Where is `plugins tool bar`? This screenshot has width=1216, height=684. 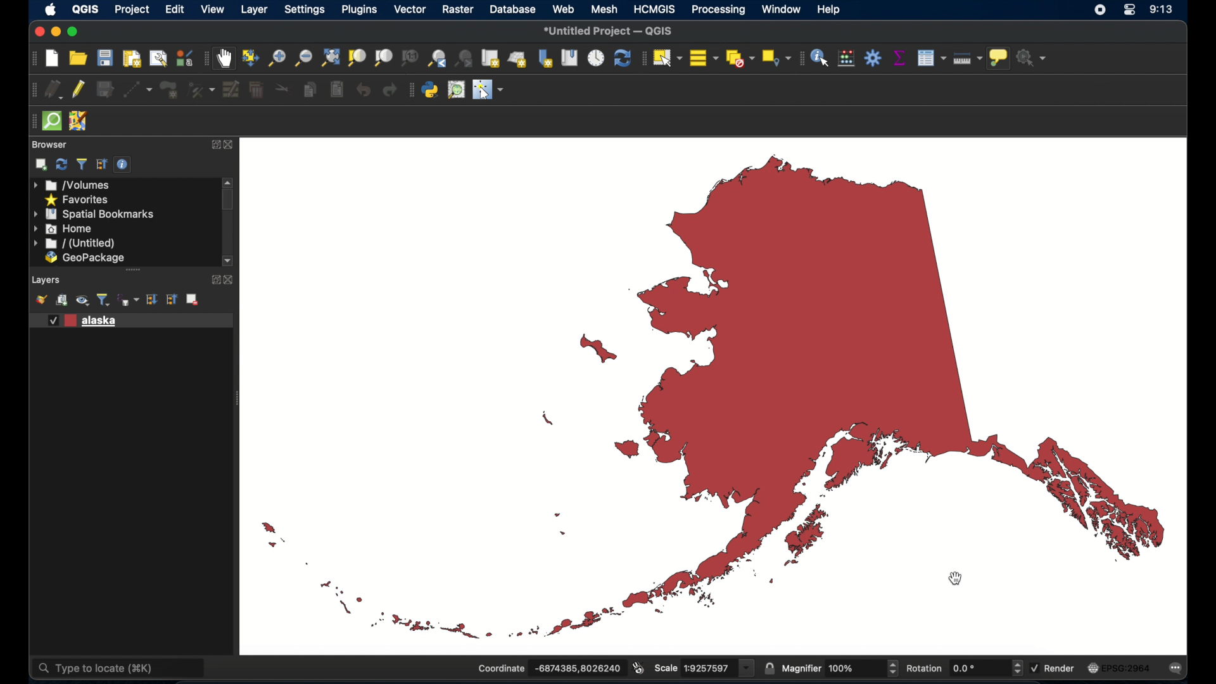
plugins tool bar is located at coordinates (411, 90).